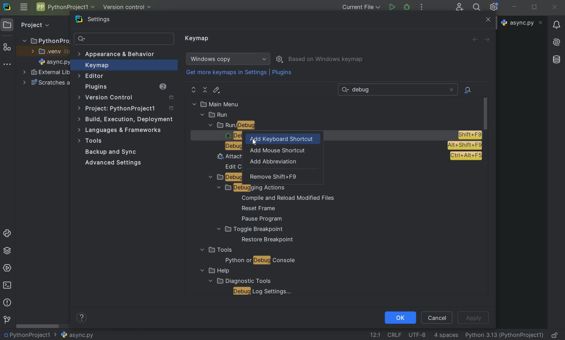 This screenshot has height=340, width=565. Describe the element at coordinates (82, 319) in the screenshot. I see `show help contents` at that location.